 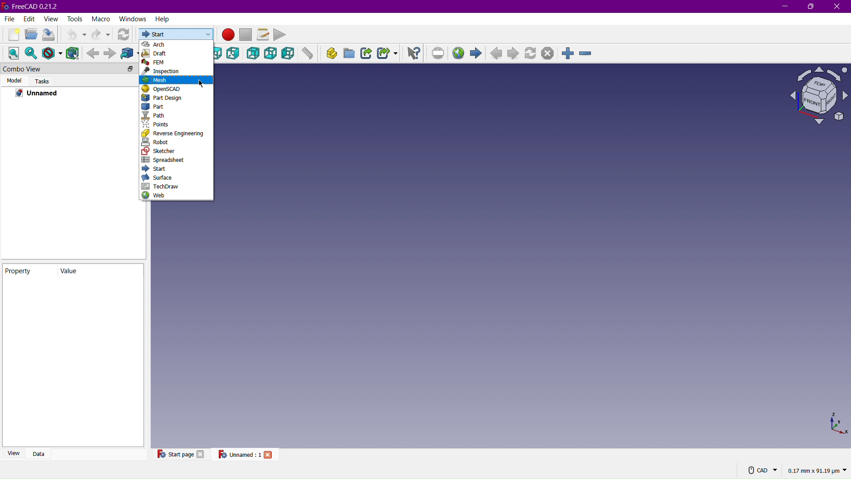 I want to click on Mesh, so click(x=177, y=80).